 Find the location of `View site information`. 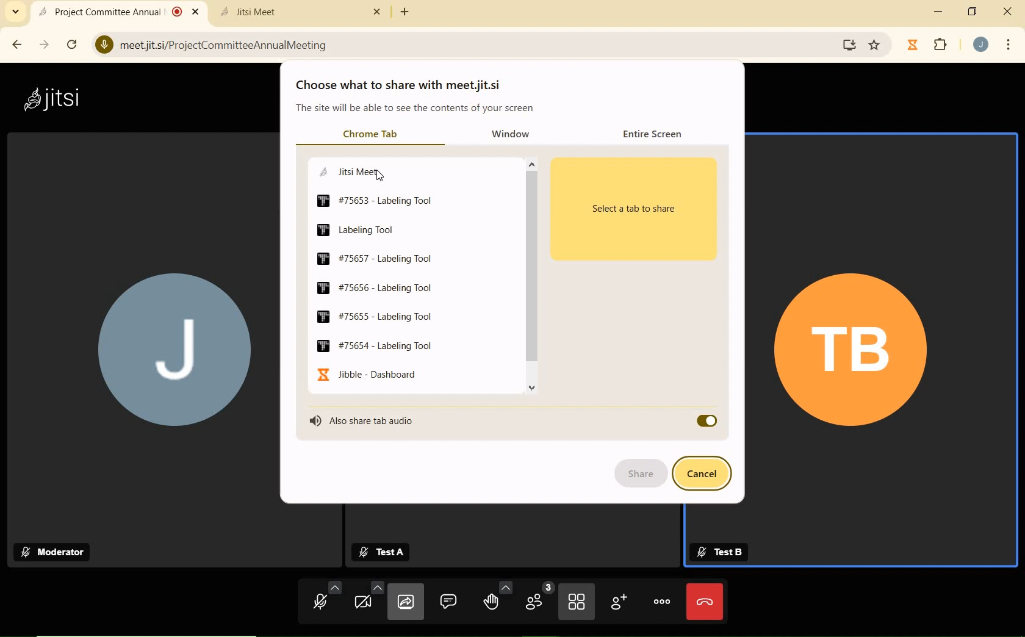

View site information is located at coordinates (103, 44).